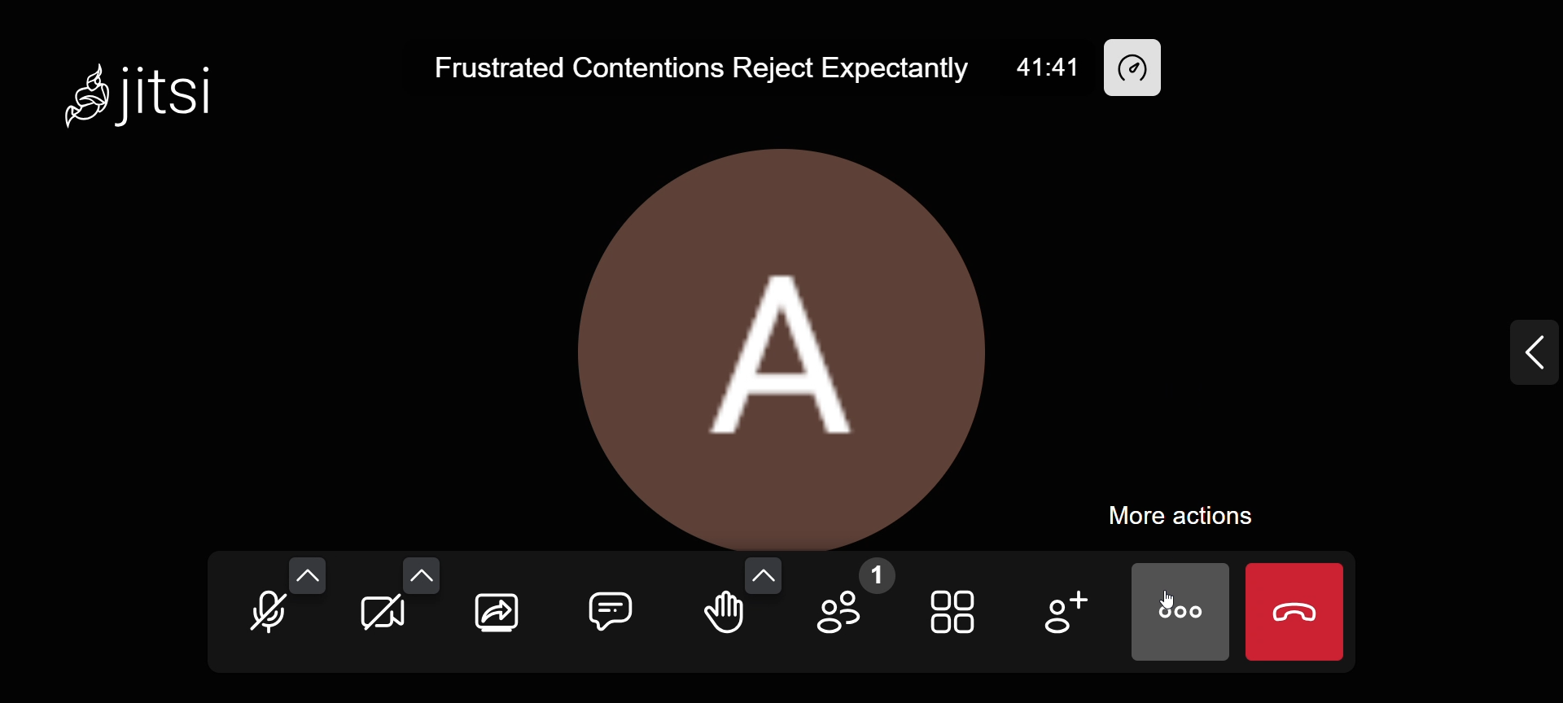 The image size is (1563, 703). Describe the element at coordinates (495, 612) in the screenshot. I see `share screen` at that location.